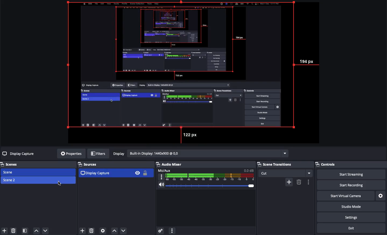 The width and height of the screenshot is (387, 235). I want to click on Studio mode, so click(350, 206).